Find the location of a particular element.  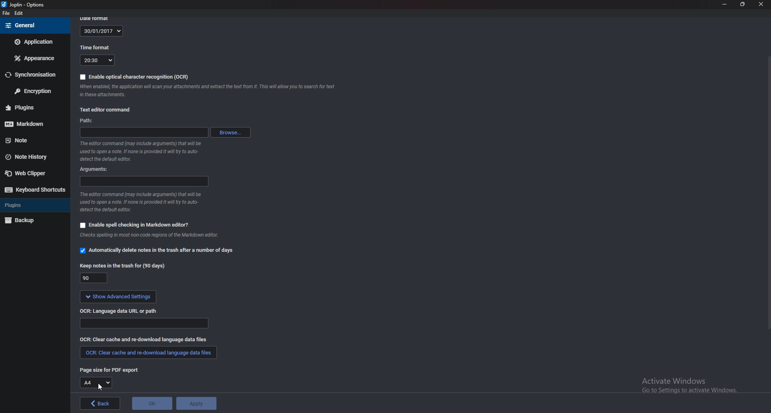

automatically delete notes is located at coordinates (161, 252).